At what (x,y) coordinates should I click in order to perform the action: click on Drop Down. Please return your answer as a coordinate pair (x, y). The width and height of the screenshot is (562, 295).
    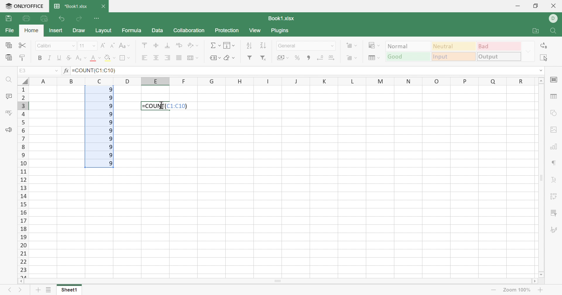
    Looking at the image, I should click on (73, 45).